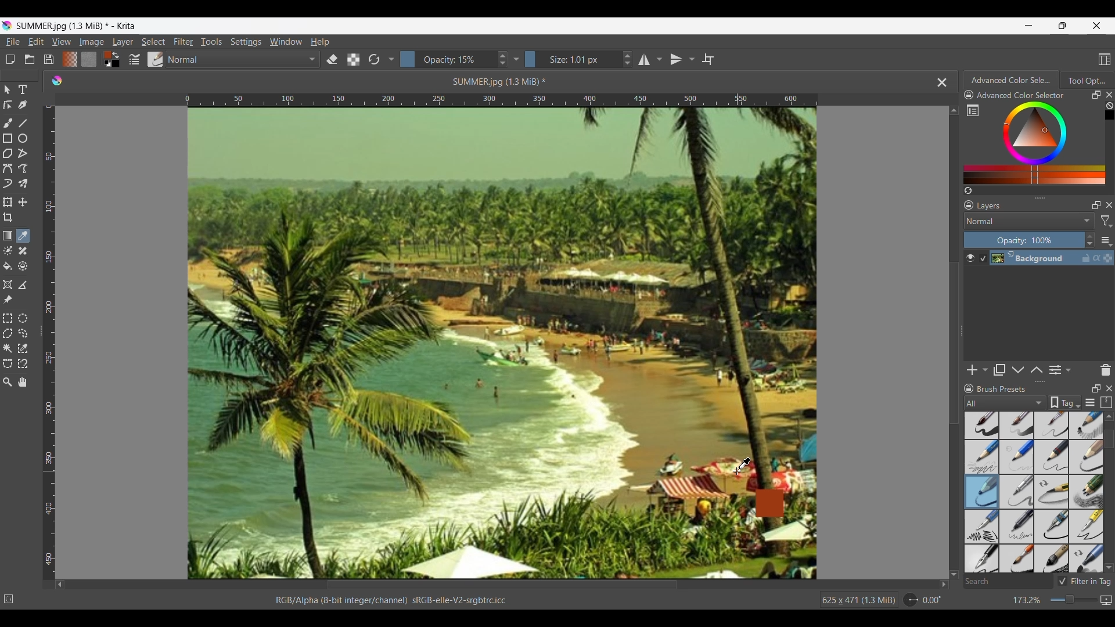  What do you see at coordinates (244, 59) in the screenshot?
I see `Normal` at bounding box center [244, 59].